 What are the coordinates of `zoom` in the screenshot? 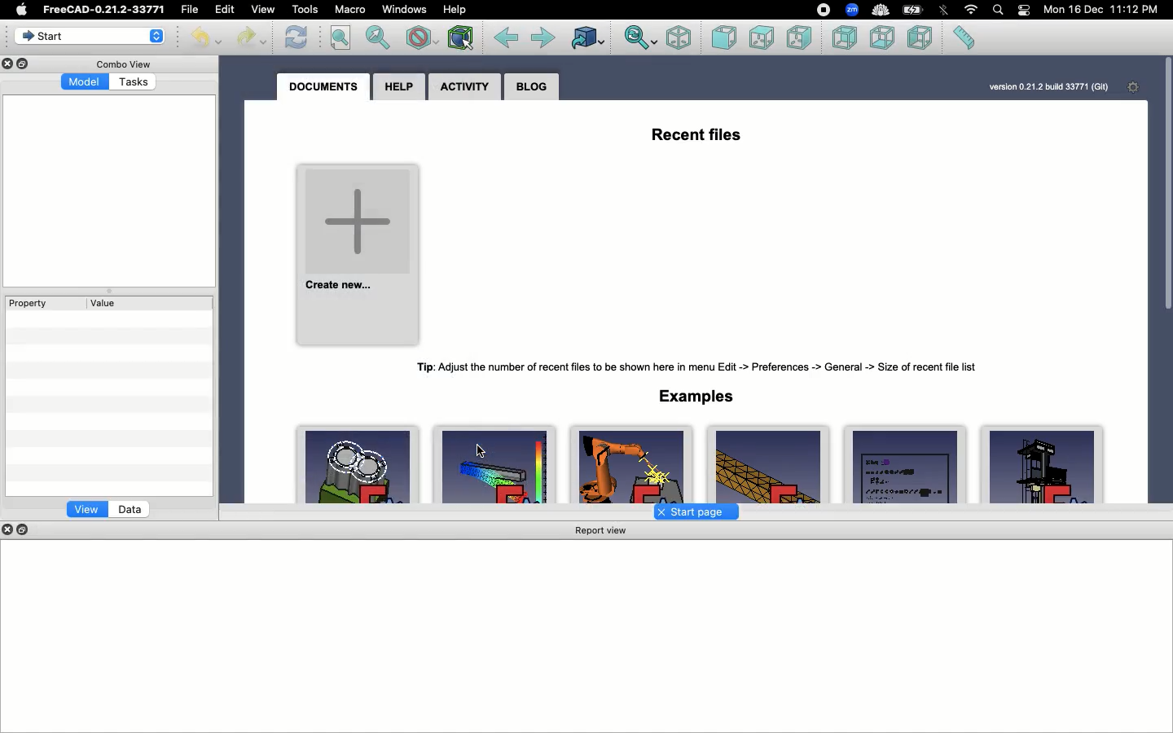 It's located at (852, 10).